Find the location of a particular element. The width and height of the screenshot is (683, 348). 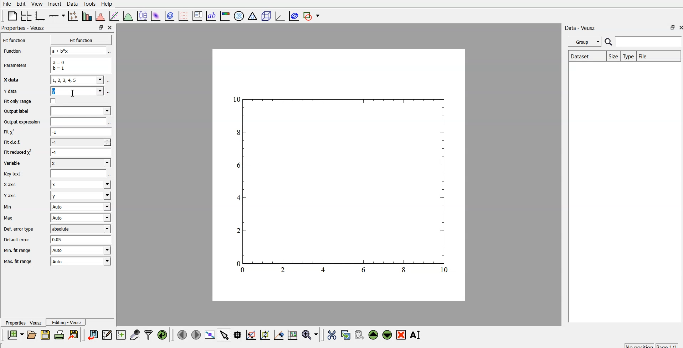

file is located at coordinates (657, 56).